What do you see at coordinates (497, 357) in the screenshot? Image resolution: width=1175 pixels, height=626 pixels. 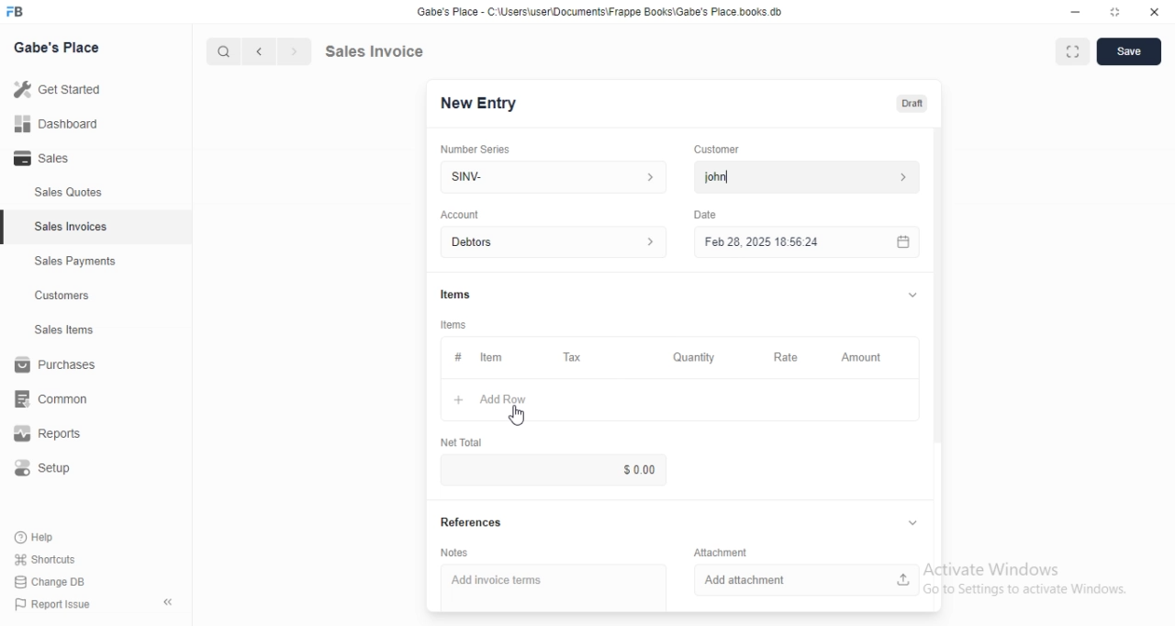 I see `tem` at bounding box center [497, 357].